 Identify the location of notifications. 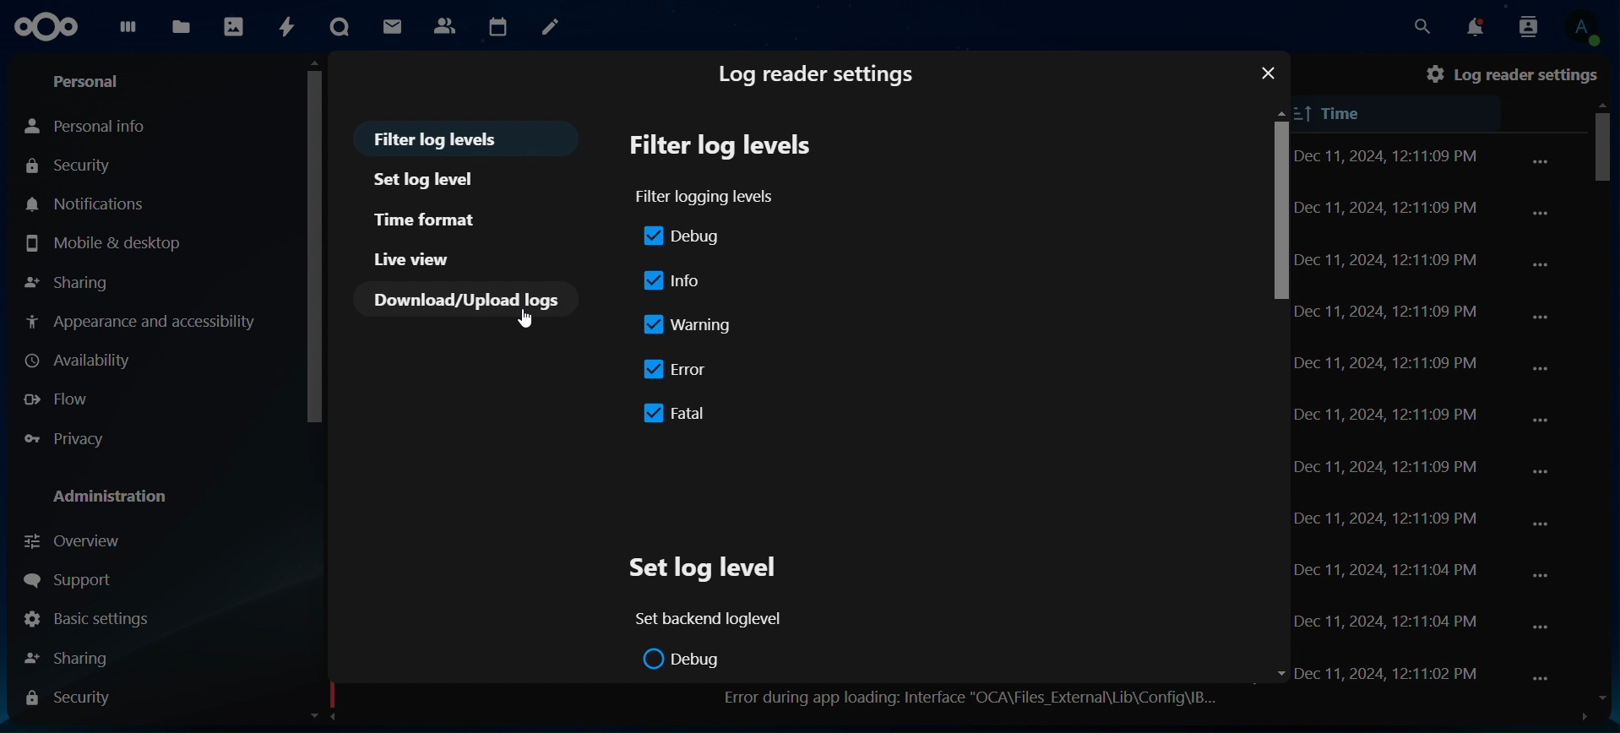
(88, 204).